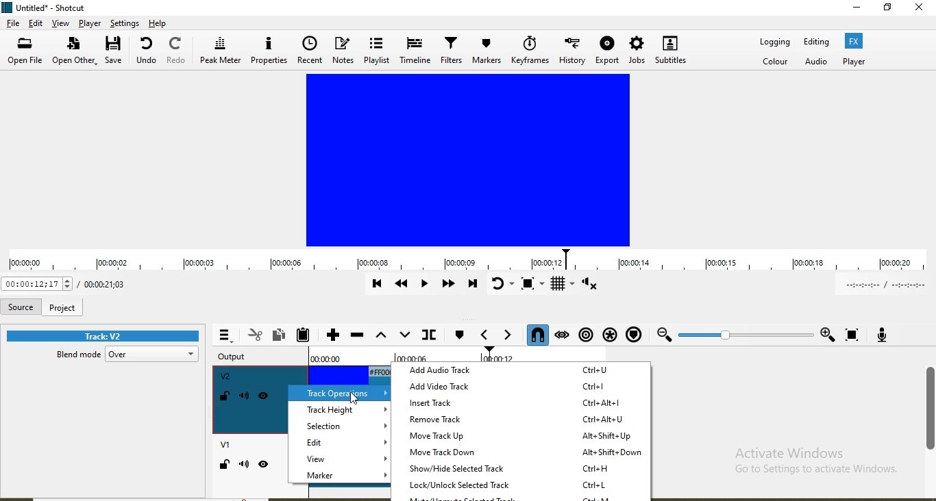 The width and height of the screenshot is (936, 501). Describe the element at coordinates (405, 334) in the screenshot. I see `overwrite` at that location.